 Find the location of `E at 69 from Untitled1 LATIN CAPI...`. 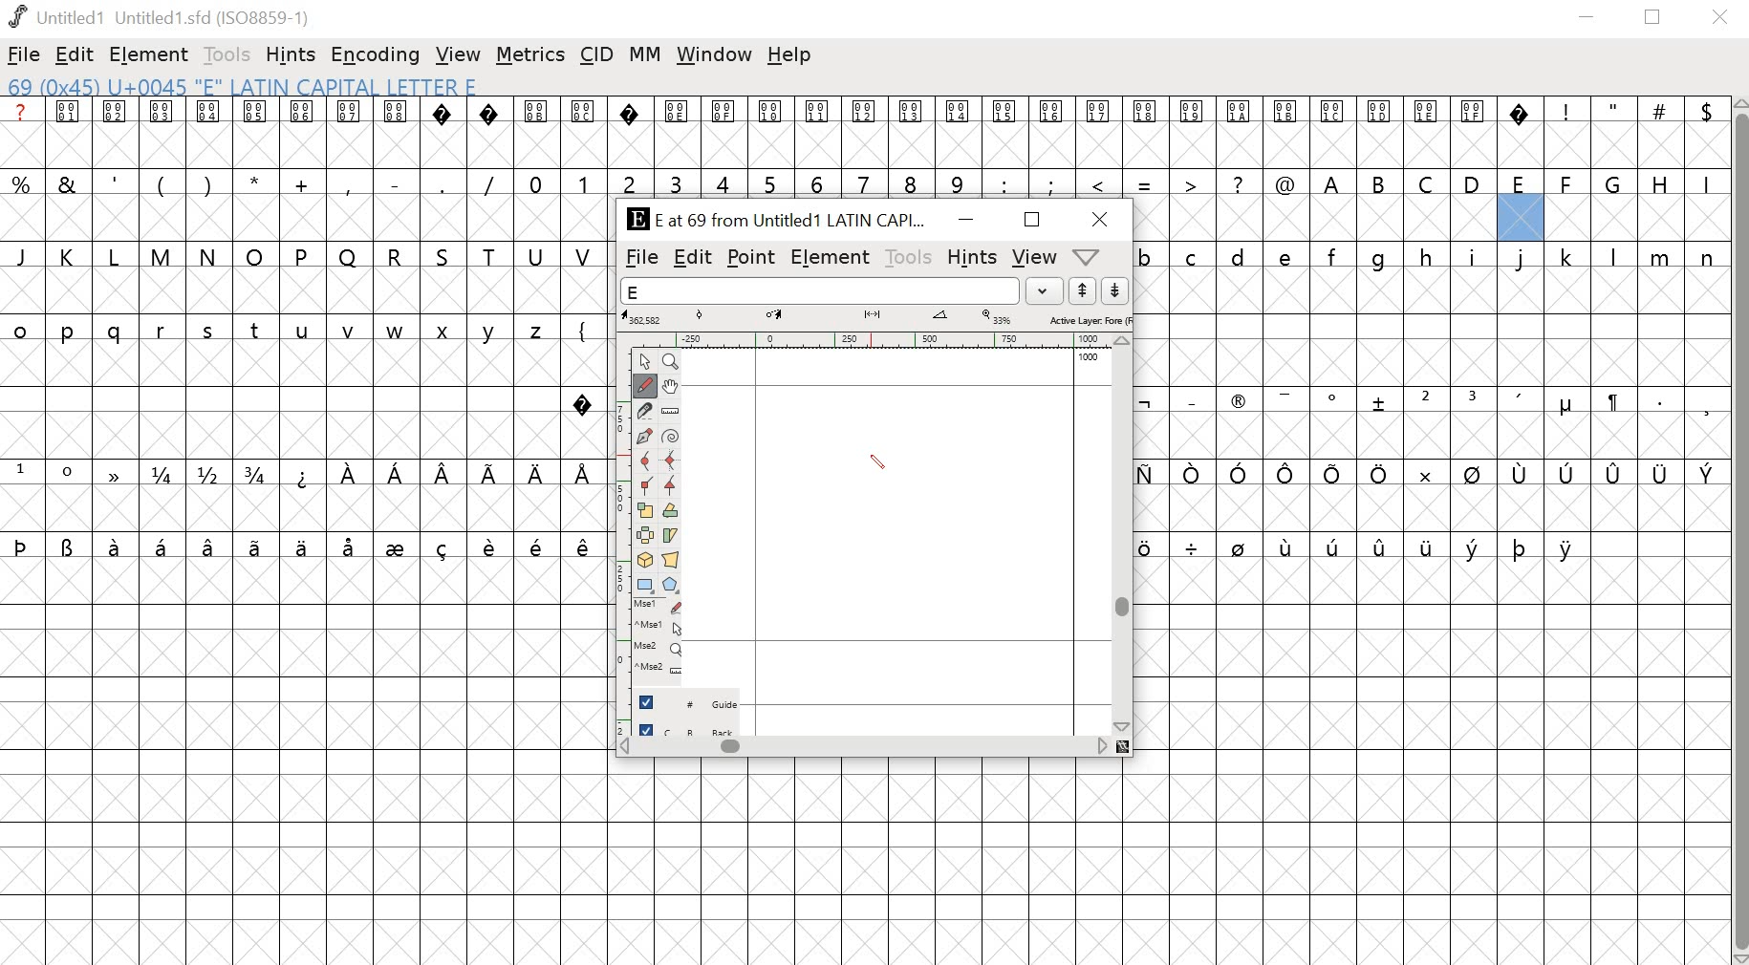

E at 69 from Untitled1 LATIN CAPI... is located at coordinates (773, 221).